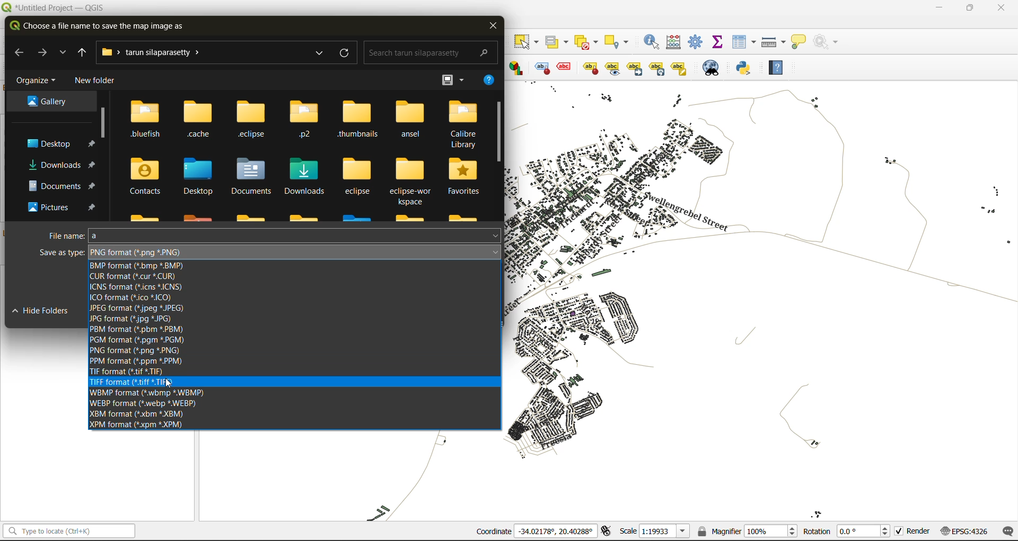 The width and height of the screenshot is (1018, 541). What do you see at coordinates (318, 53) in the screenshot?
I see `explore` at bounding box center [318, 53].